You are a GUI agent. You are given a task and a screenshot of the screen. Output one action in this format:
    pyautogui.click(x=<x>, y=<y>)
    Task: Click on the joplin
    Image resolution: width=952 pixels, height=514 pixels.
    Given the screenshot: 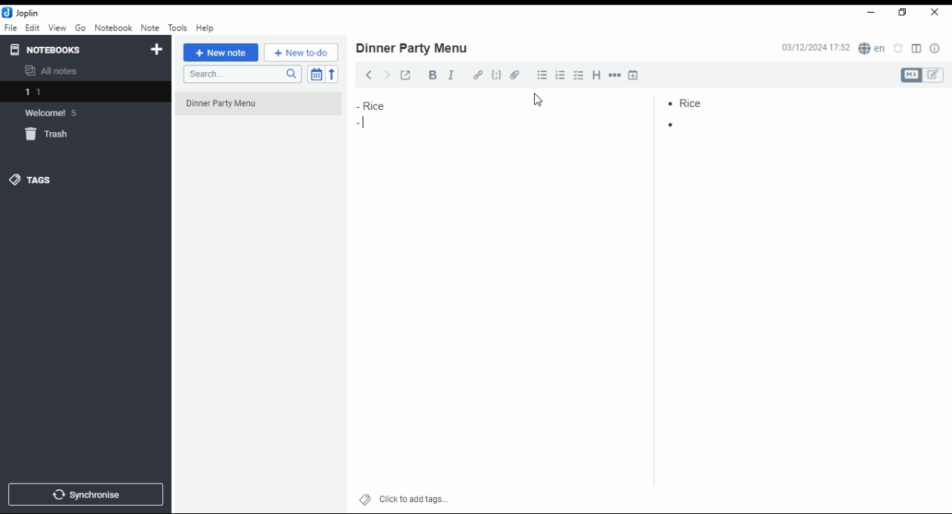 What is the action you would take?
    pyautogui.click(x=22, y=13)
    